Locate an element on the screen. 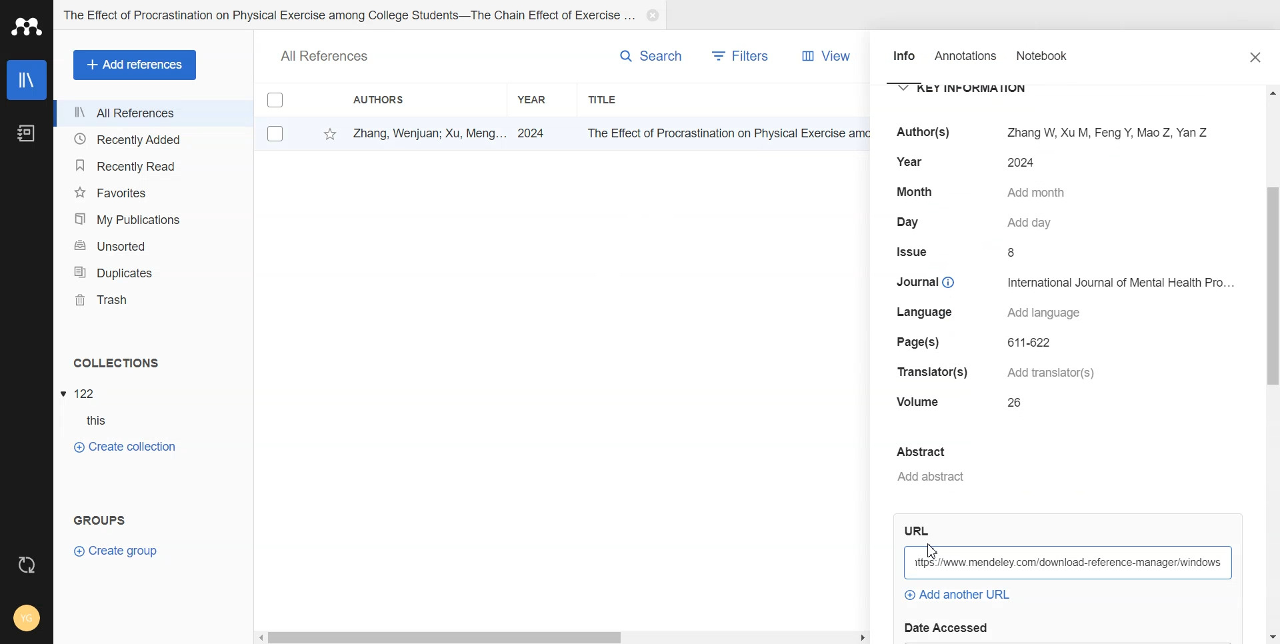 The width and height of the screenshot is (1280, 644). Close is located at coordinates (653, 16).